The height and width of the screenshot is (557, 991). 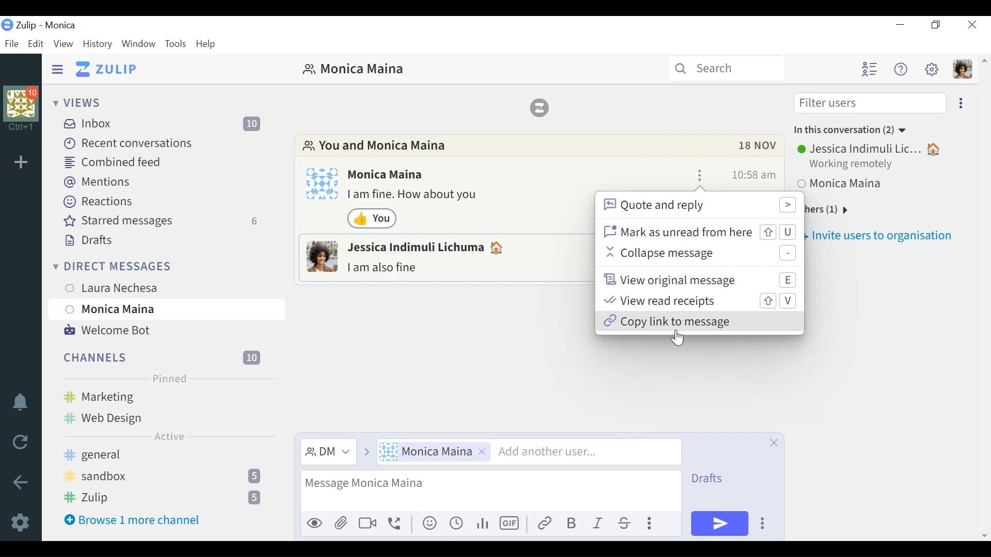 I want to click on Strikethrough, so click(x=627, y=523).